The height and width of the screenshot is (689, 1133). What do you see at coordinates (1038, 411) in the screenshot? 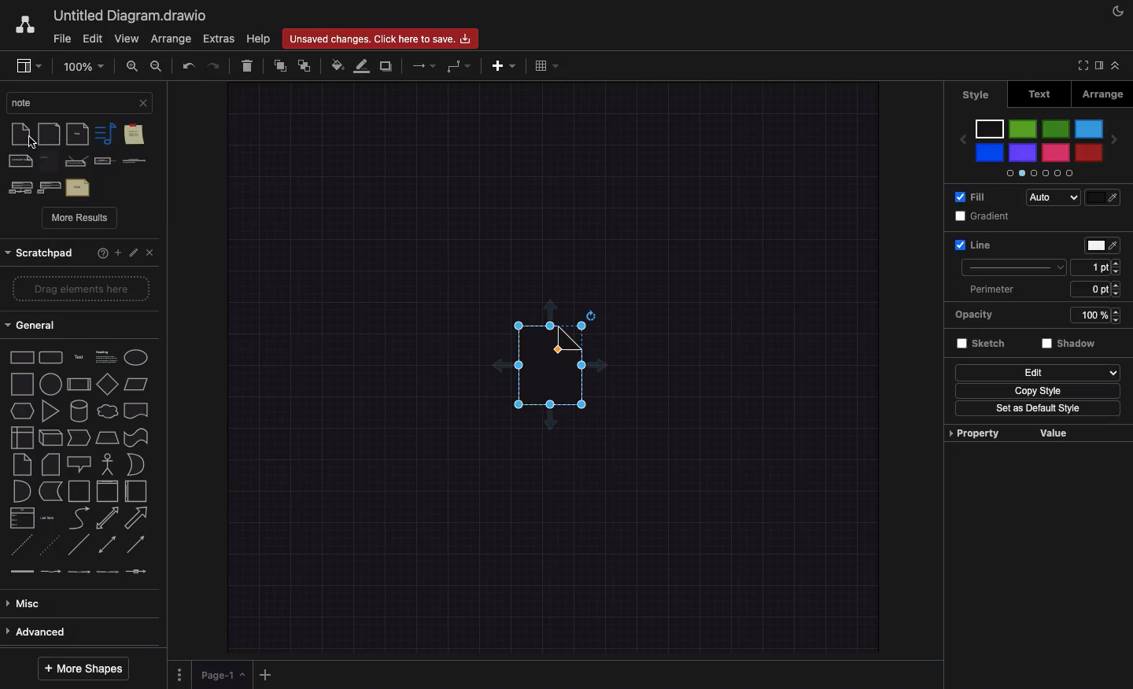
I see `Set as default style` at bounding box center [1038, 411].